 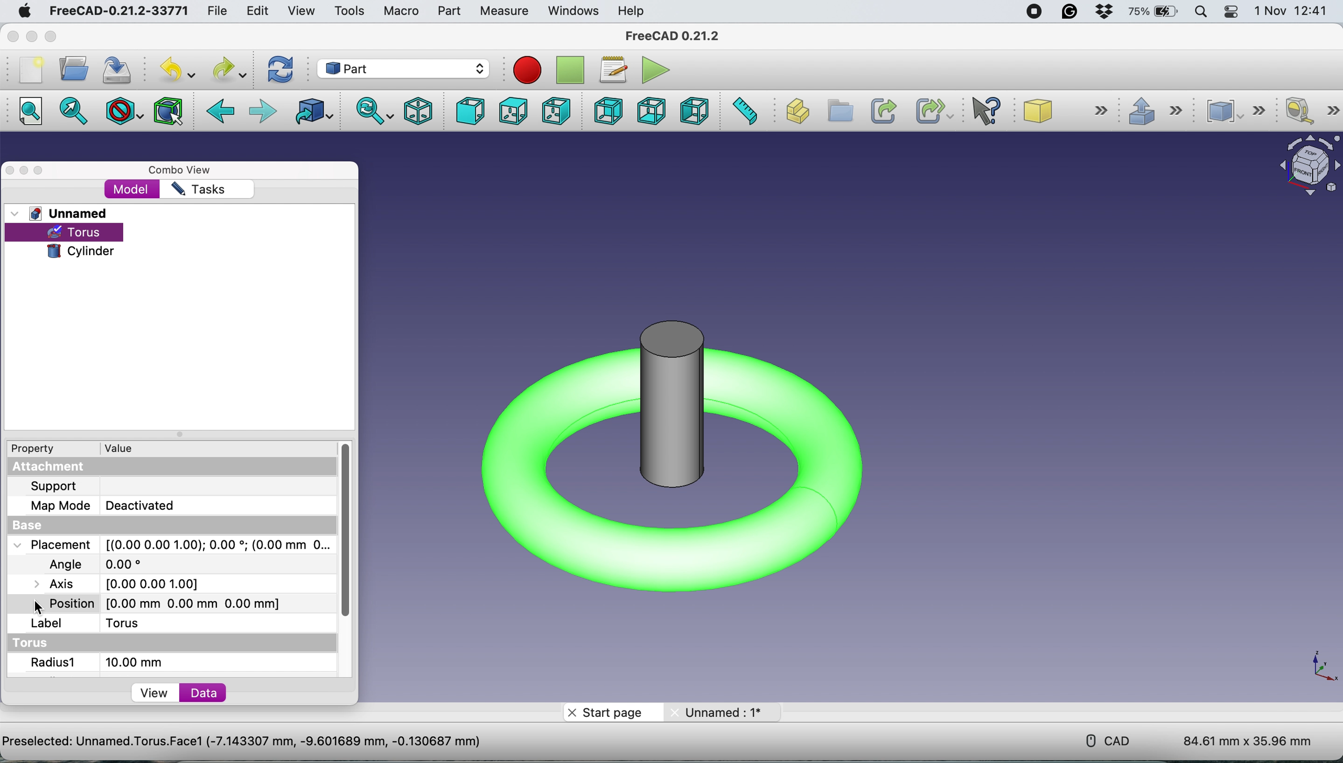 I want to click on radius, so click(x=102, y=662).